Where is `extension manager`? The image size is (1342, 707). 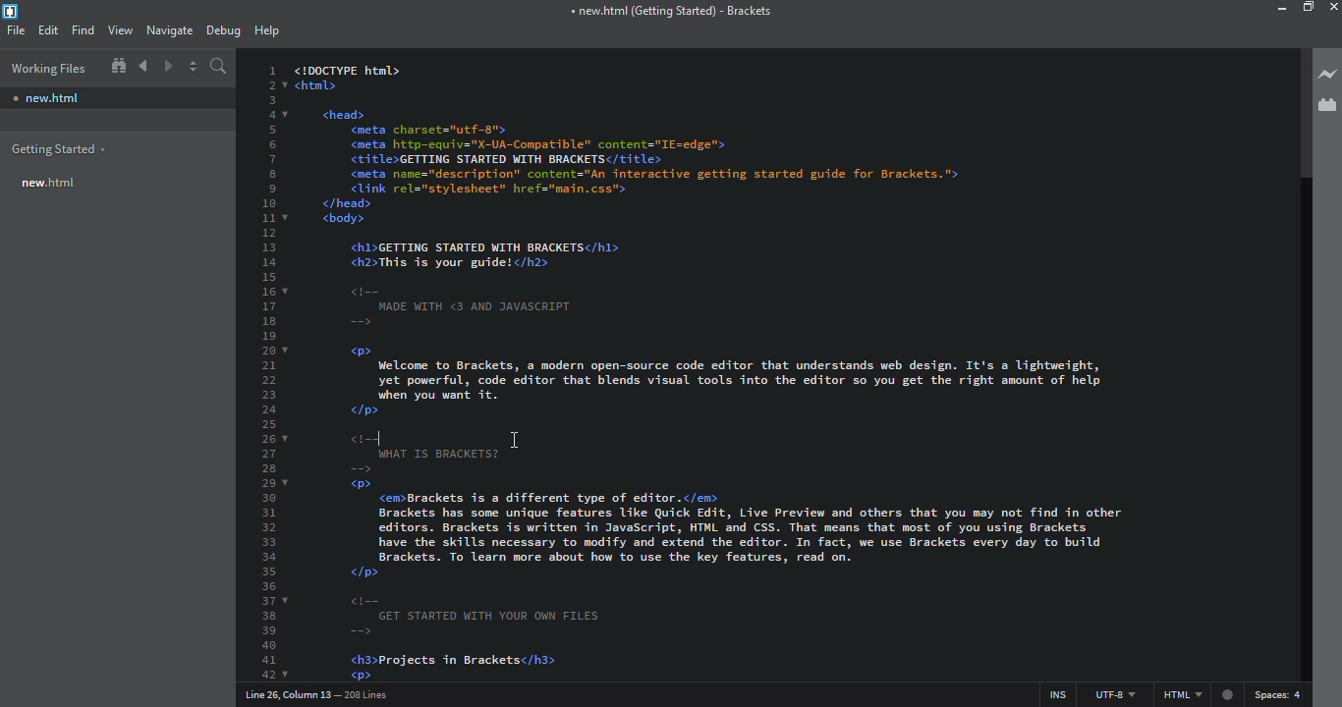 extension manager is located at coordinates (1324, 103).